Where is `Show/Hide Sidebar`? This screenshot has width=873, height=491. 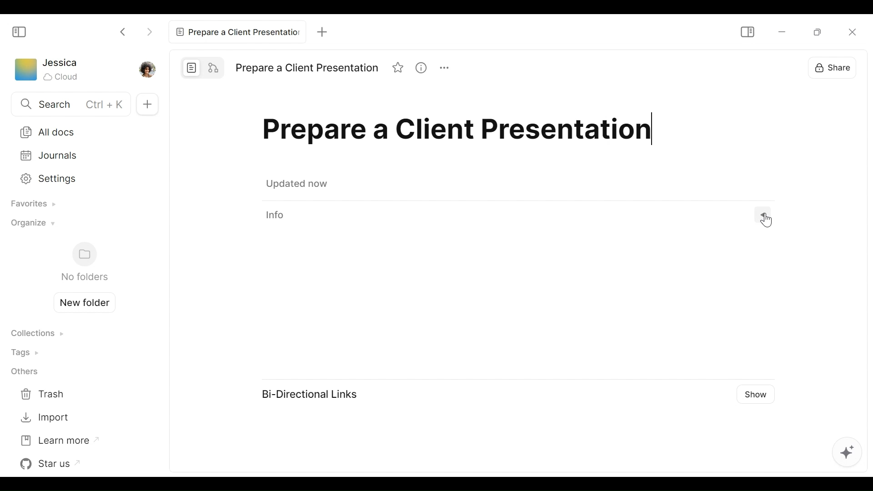
Show/Hide Sidebar is located at coordinates (20, 31).